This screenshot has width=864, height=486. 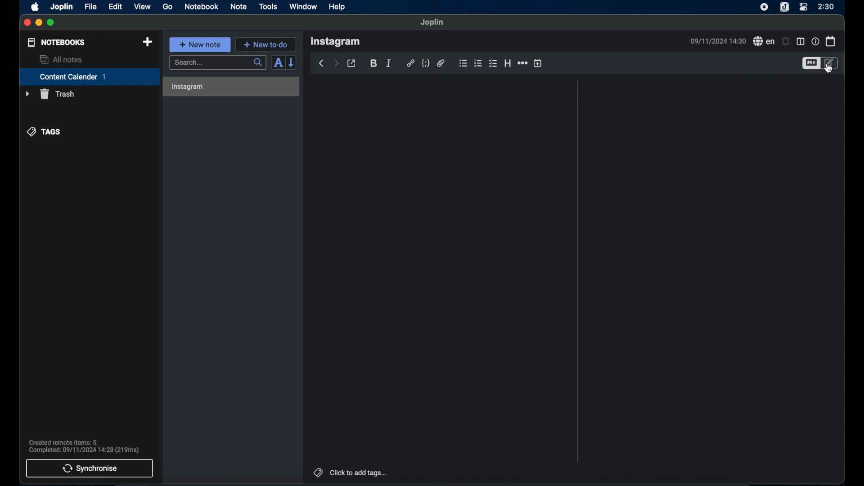 What do you see at coordinates (218, 63) in the screenshot?
I see `search bar` at bounding box center [218, 63].